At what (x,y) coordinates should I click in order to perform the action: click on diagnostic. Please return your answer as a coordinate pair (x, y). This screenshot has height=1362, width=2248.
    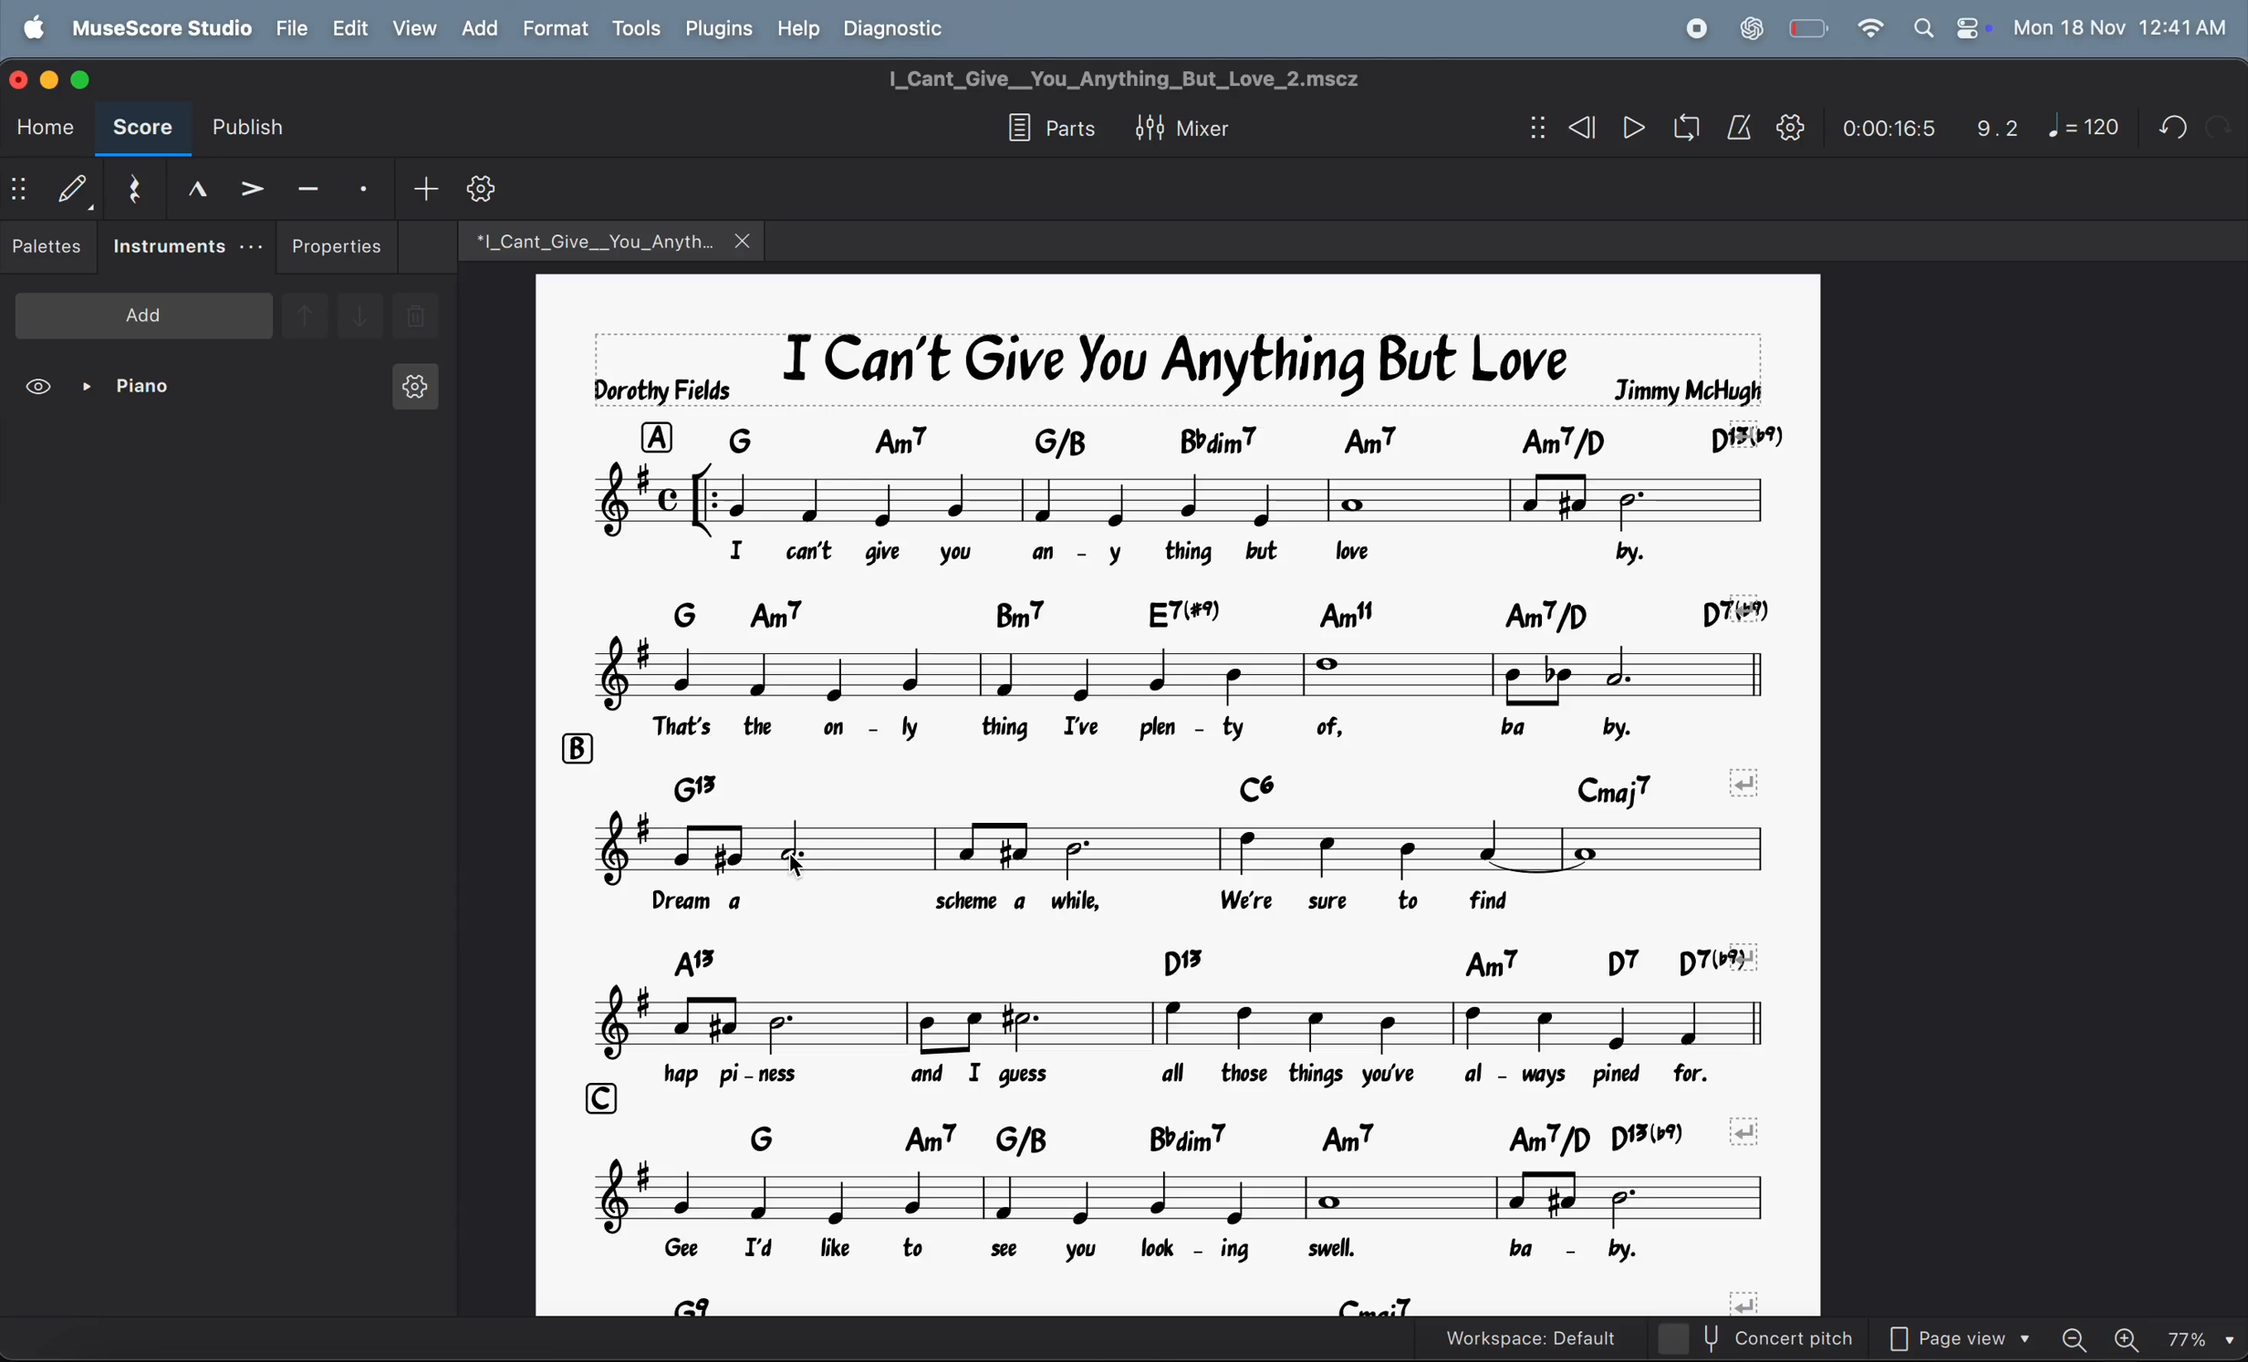
    Looking at the image, I should click on (902, 30).